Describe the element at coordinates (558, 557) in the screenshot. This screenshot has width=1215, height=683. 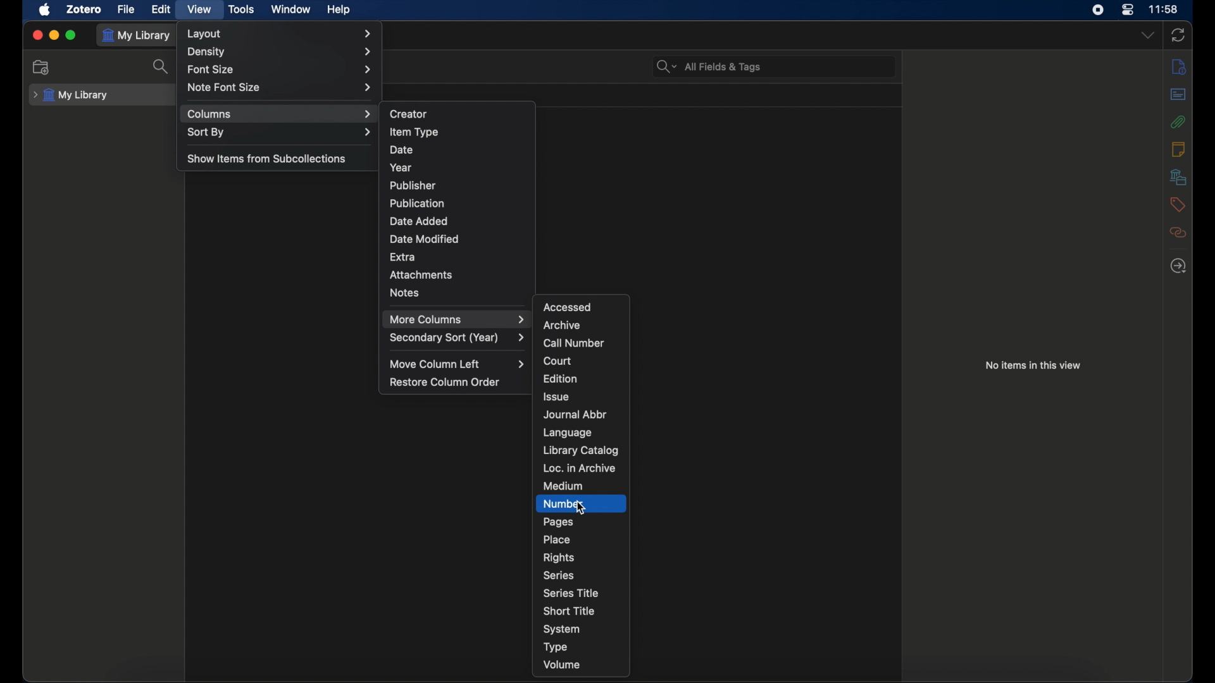
I see `rights` at that location.